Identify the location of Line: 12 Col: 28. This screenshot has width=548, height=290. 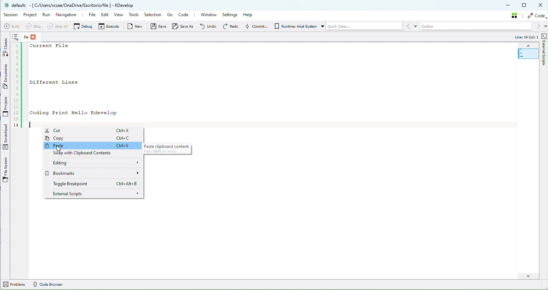
(522, 37).